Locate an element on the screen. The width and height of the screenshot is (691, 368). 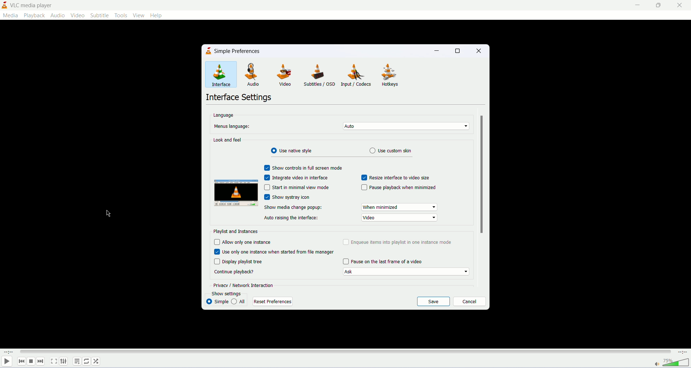
look and feel is located at coordinates (227, 139).